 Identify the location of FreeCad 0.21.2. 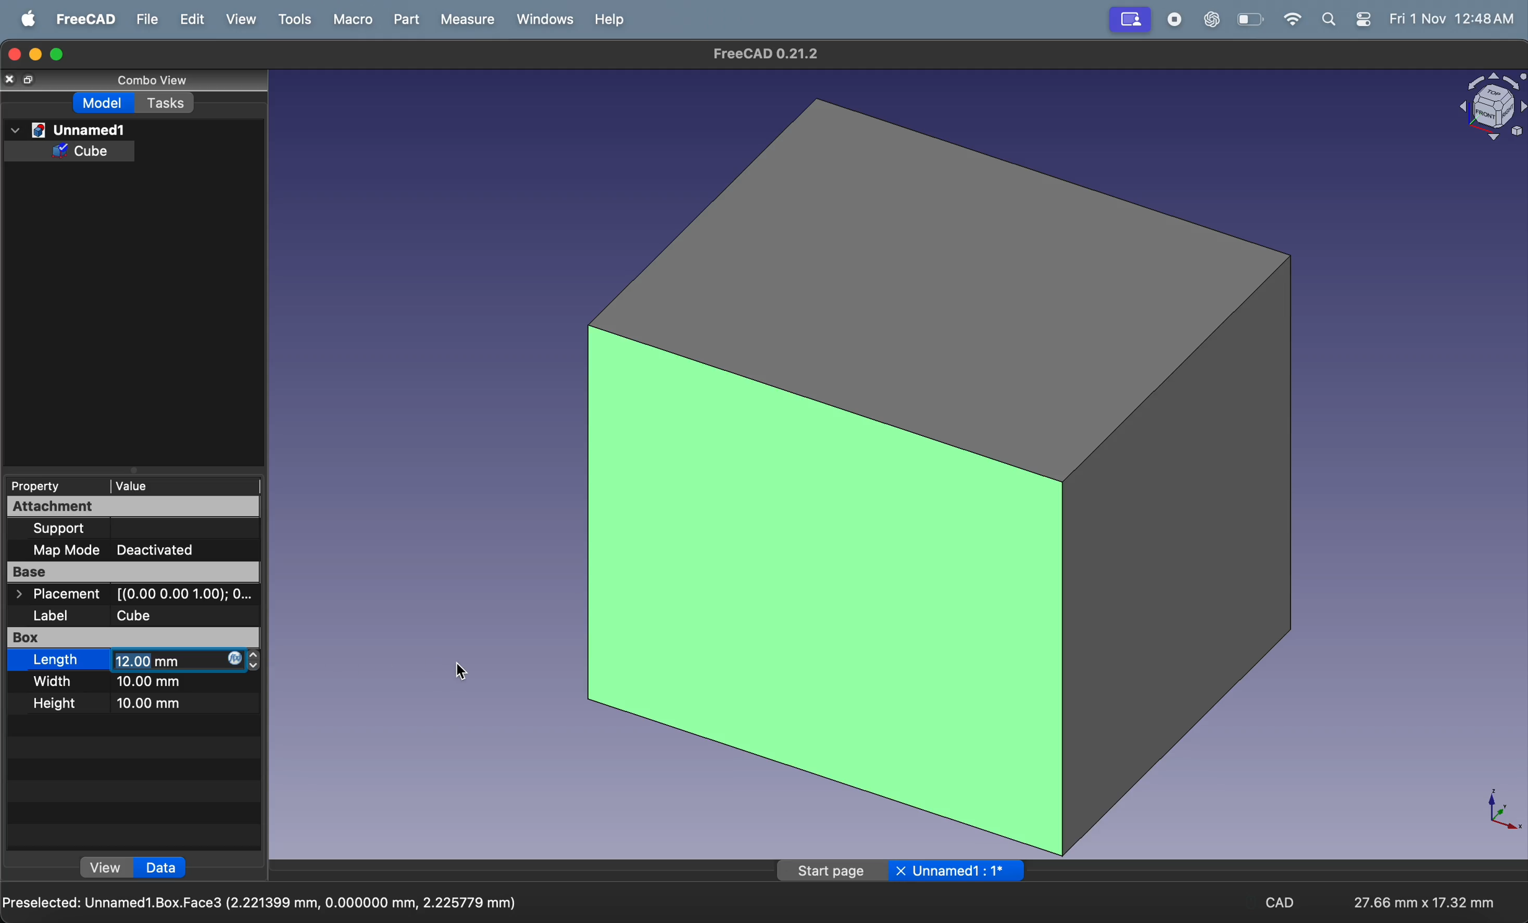
(762, 53).